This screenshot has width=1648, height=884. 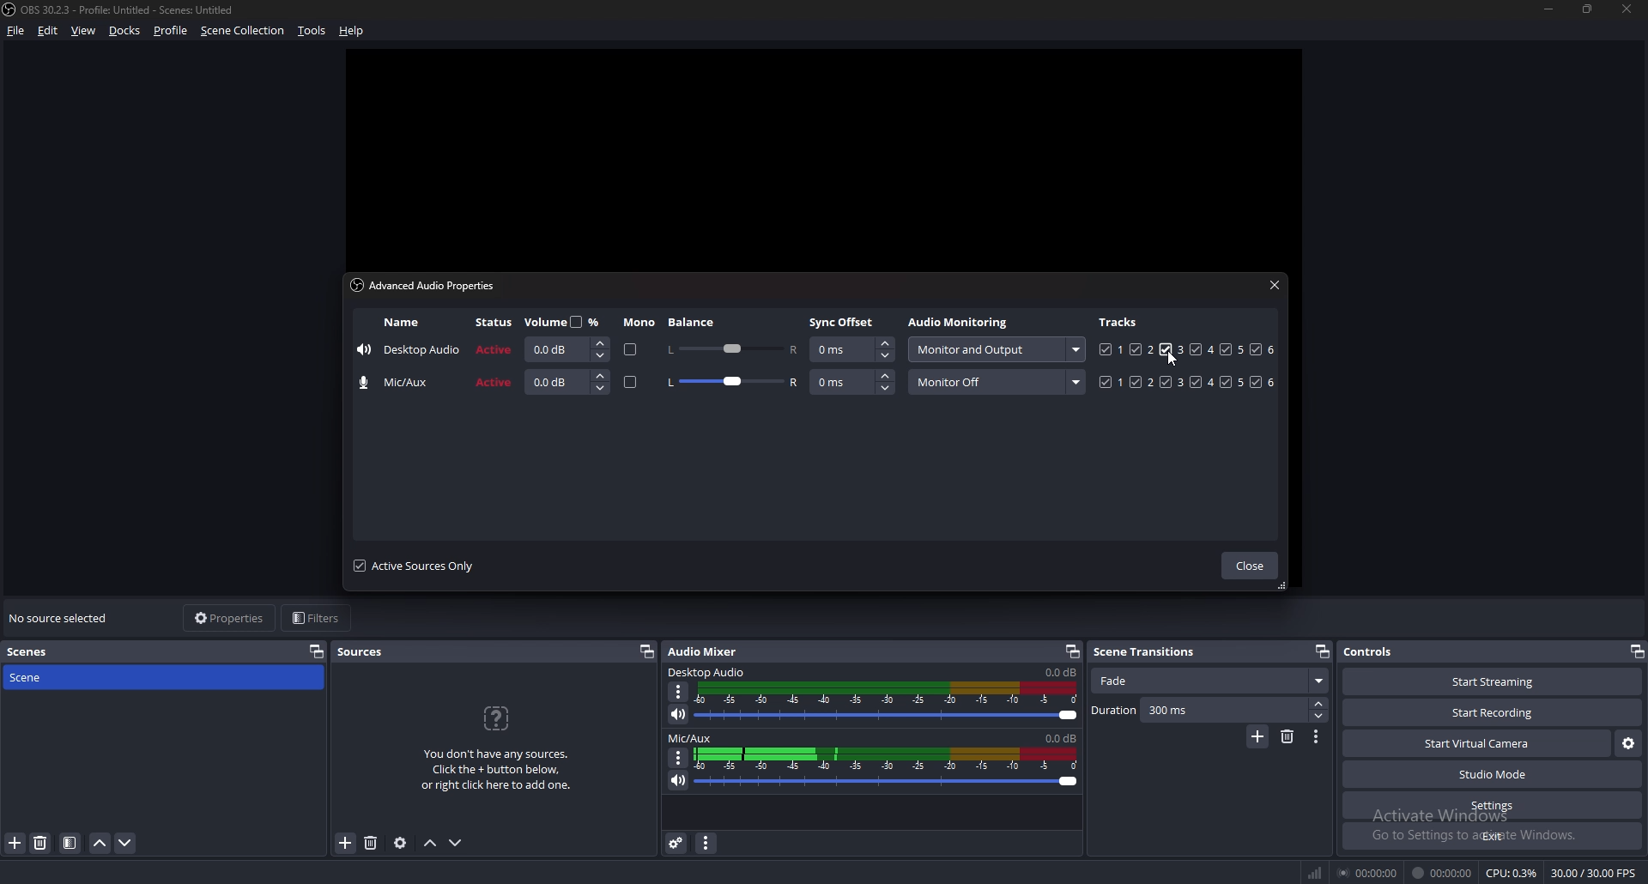 I want to click on configure virtual camera, so click(x=1627, y=744).